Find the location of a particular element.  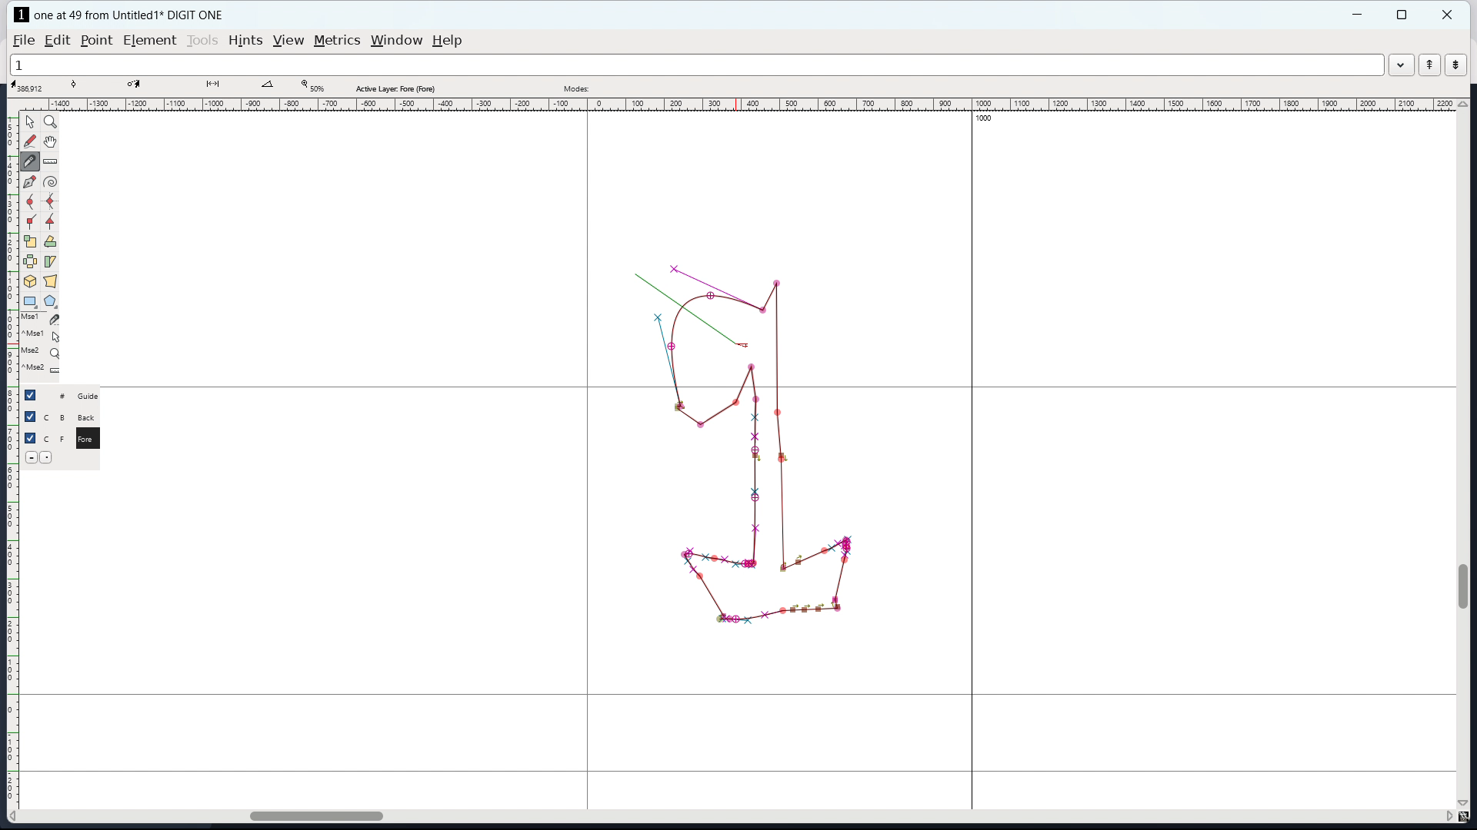

is layer visible is located at coordinates (30, 395).